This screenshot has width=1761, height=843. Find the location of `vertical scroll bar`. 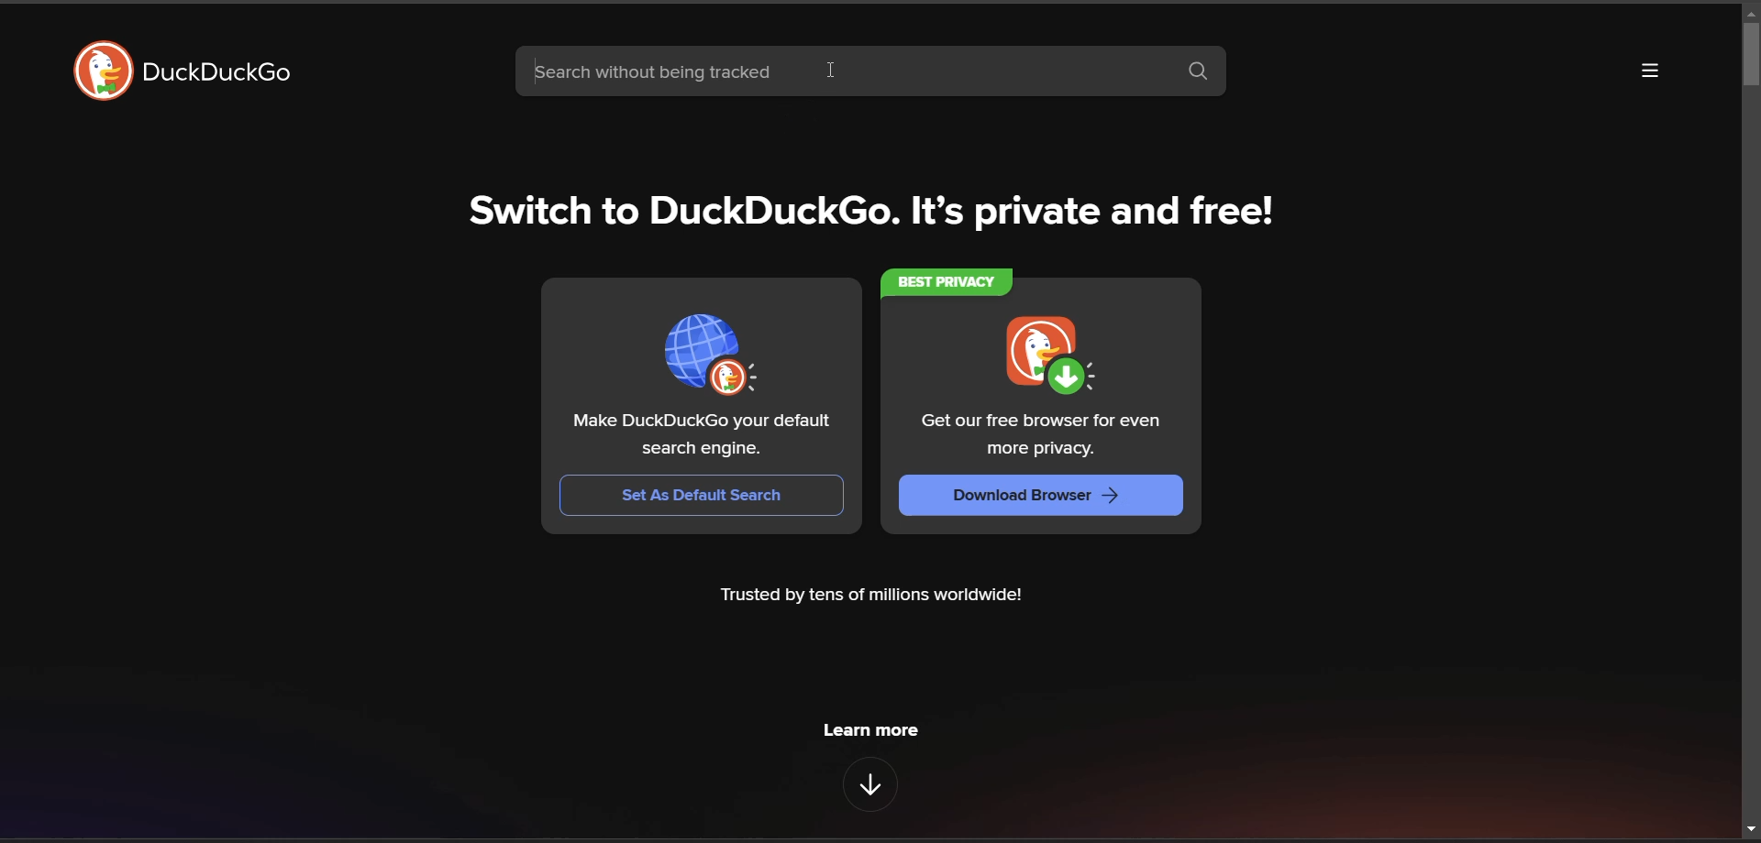

vertical scroll bar is located at coordinates (1750, 53).